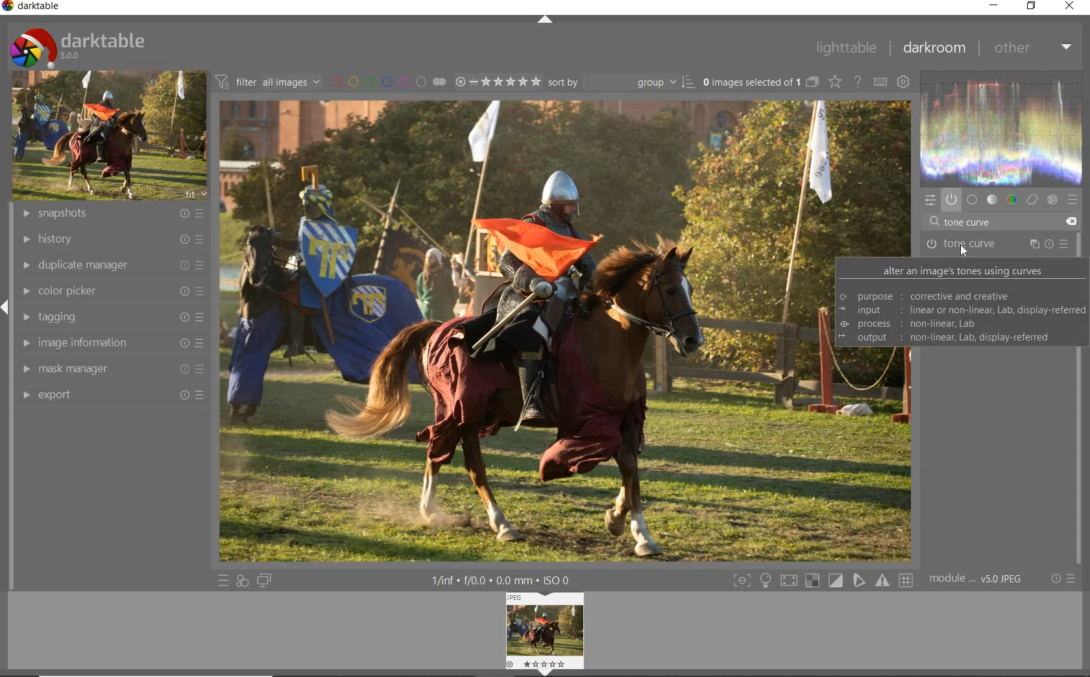 The image size is (1090, 677). What do you see at coordinates (880, 82) in the screenshot?
I see `define keyboard shortcuts` at bounding box center [880, 82].